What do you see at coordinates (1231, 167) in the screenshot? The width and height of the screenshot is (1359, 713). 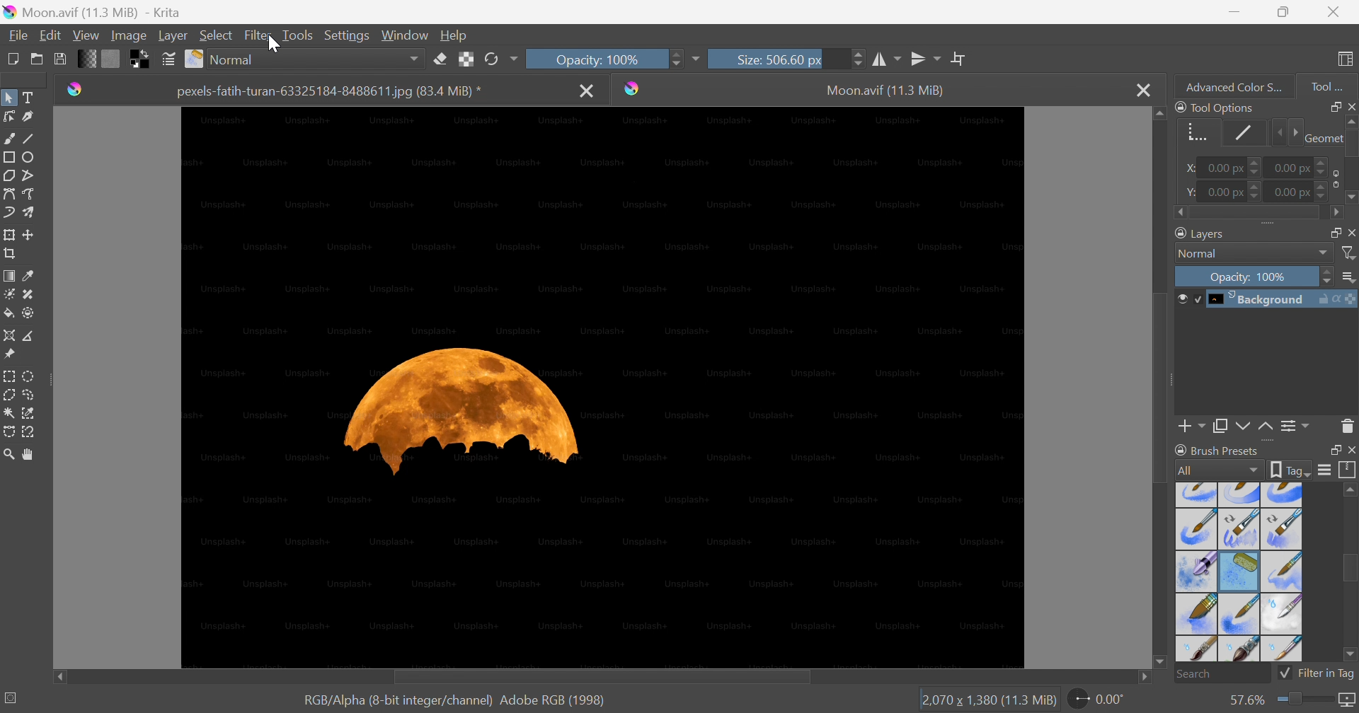 I see `0.00 px` at bounding box center [1231, 167].